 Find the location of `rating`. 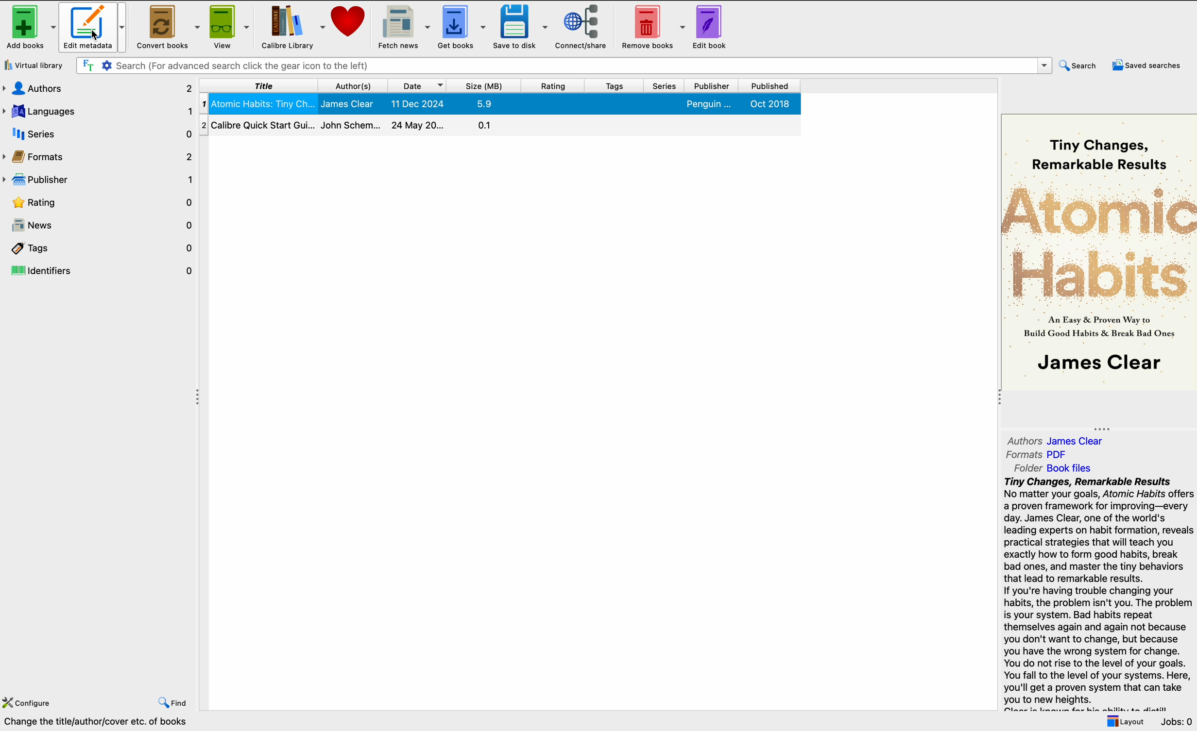

rating is located at coordinates (553, 85).